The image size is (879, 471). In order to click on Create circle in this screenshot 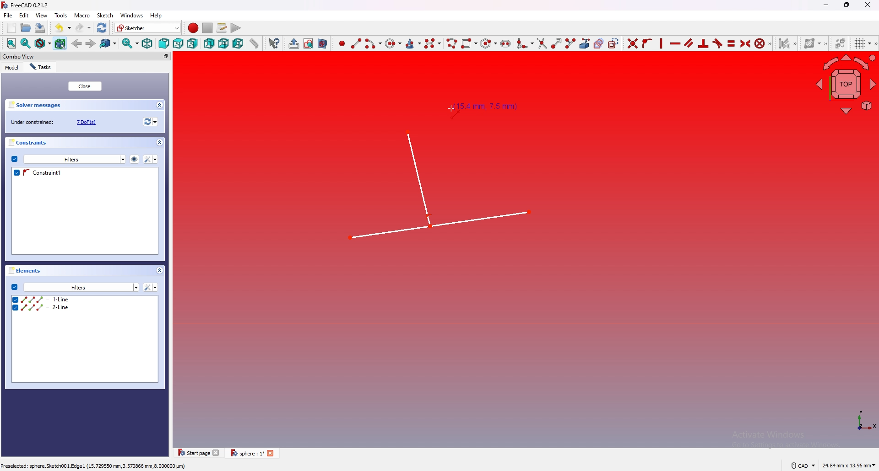, I will do `click(393, 43)`.